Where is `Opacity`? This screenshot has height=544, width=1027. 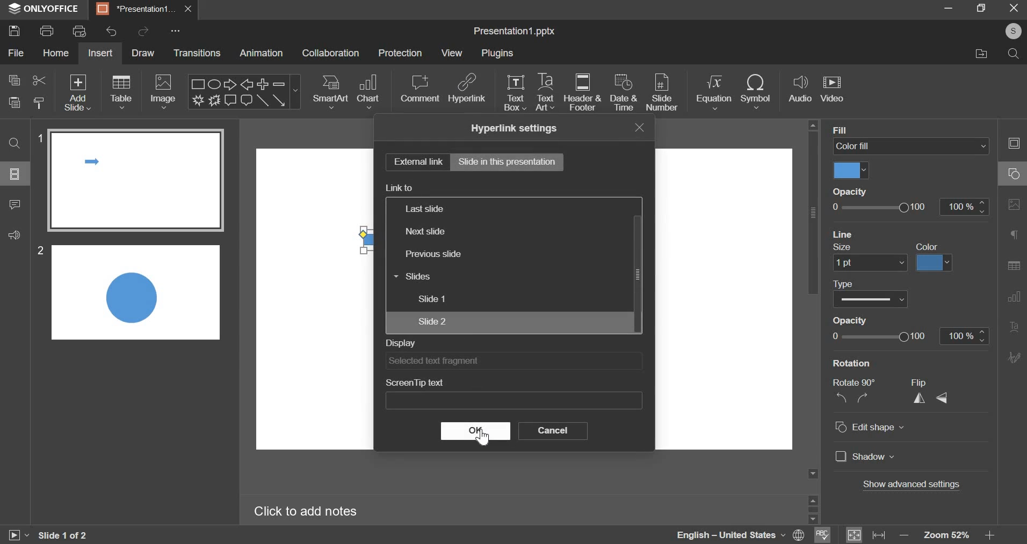 Opacity is located at coordinates (850, 321).